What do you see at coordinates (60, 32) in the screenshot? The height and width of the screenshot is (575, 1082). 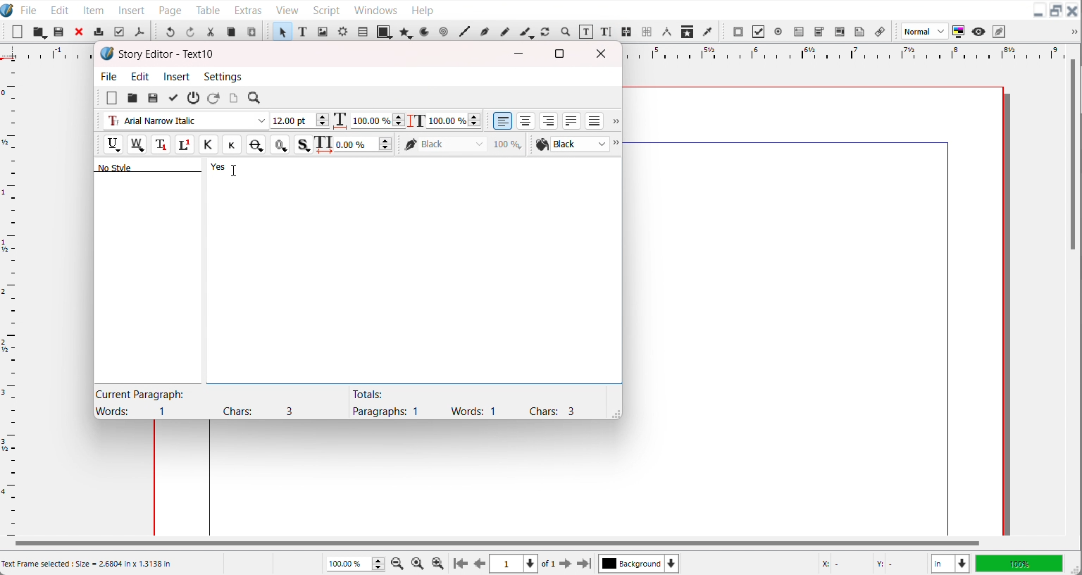 I see `Open` at bounding box center [60, 32].